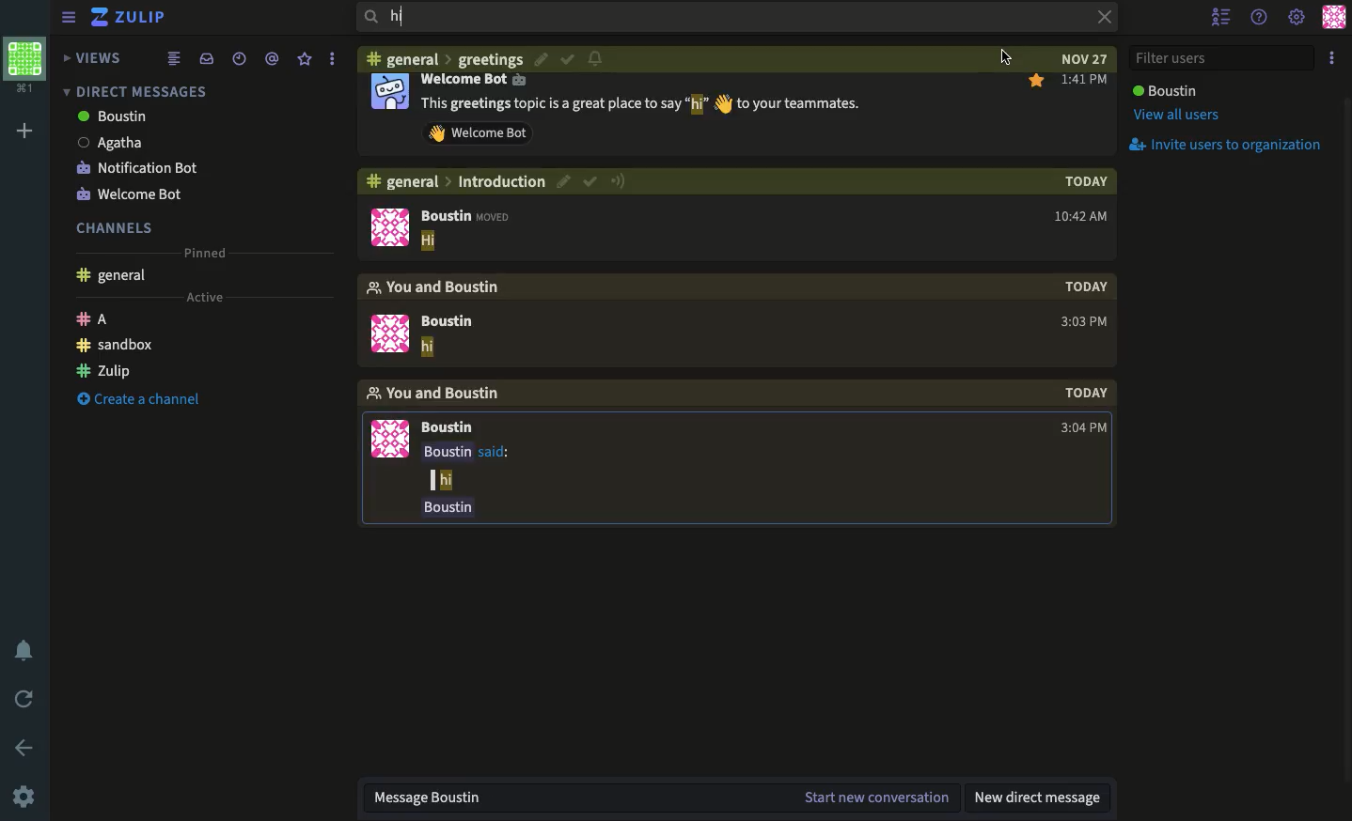  Describe the element at coordinates (116, 345) in the screenshot. I see `Sandbox` at that location.